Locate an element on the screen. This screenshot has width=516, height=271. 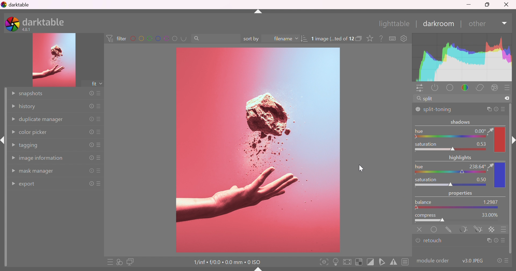
shadows is located at coordinates (461, 122).